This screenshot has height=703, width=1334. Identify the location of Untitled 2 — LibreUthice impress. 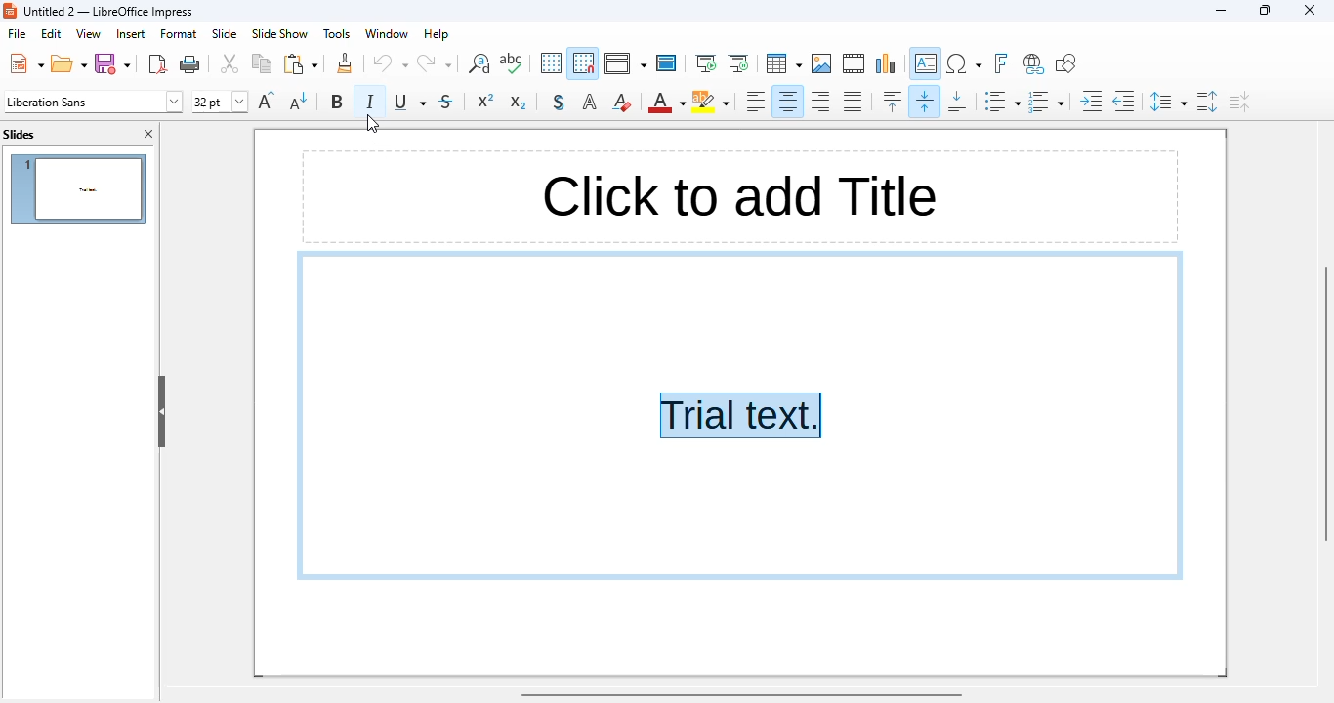
(118, 13).